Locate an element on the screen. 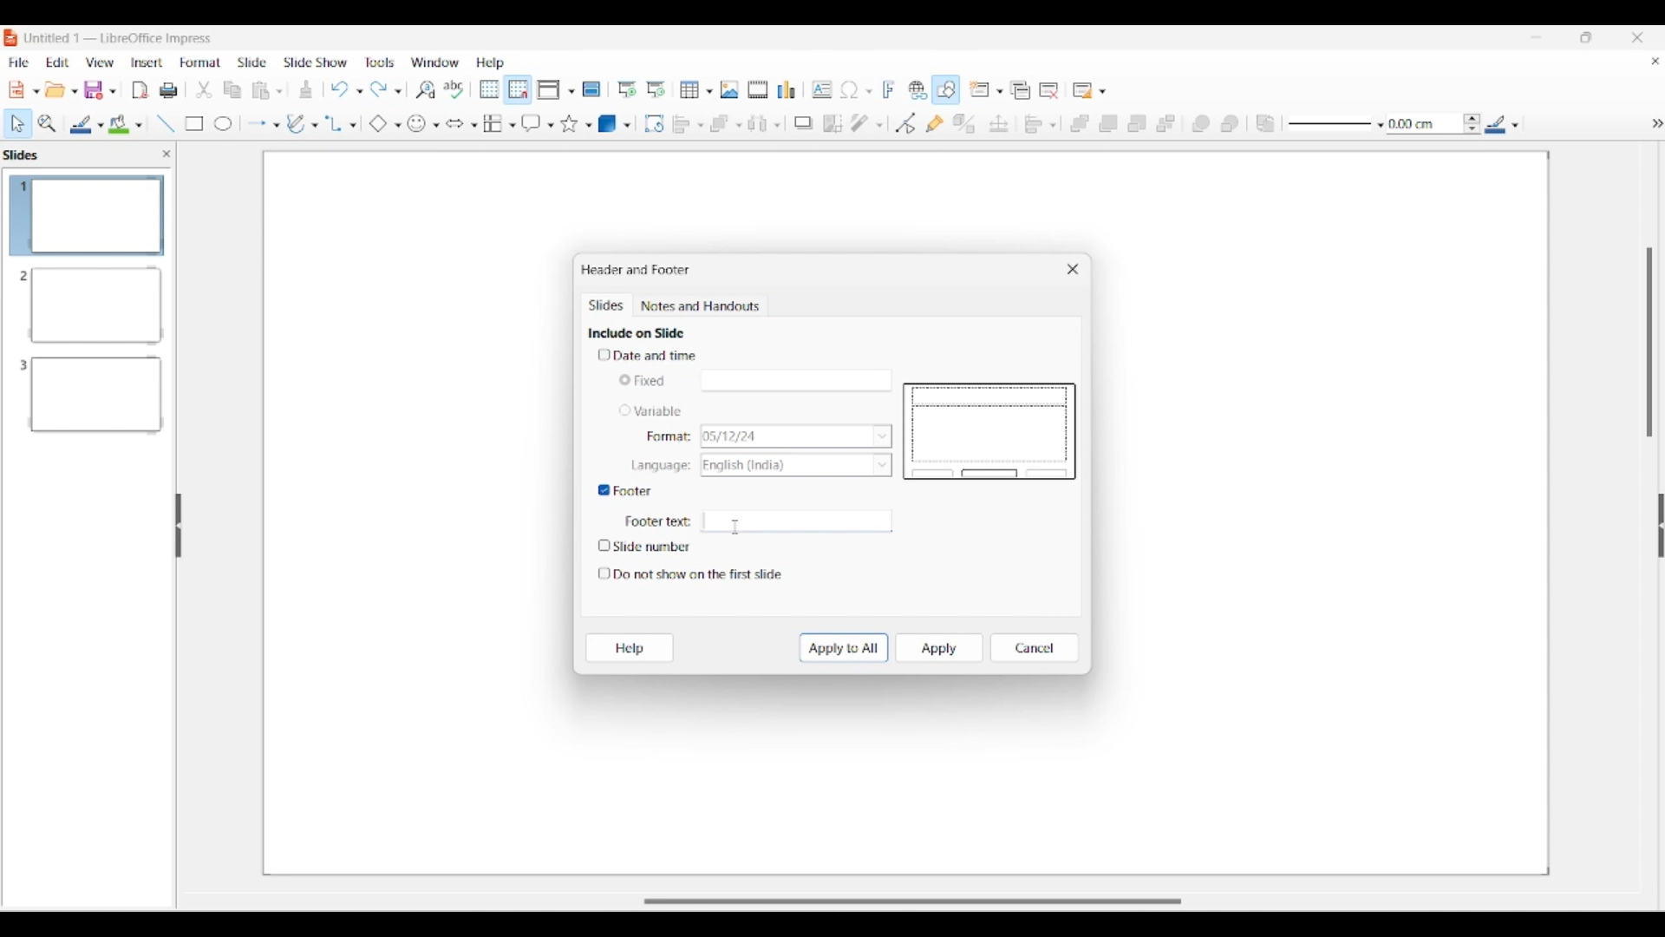  Window menu is located at coordinates (434, 62).